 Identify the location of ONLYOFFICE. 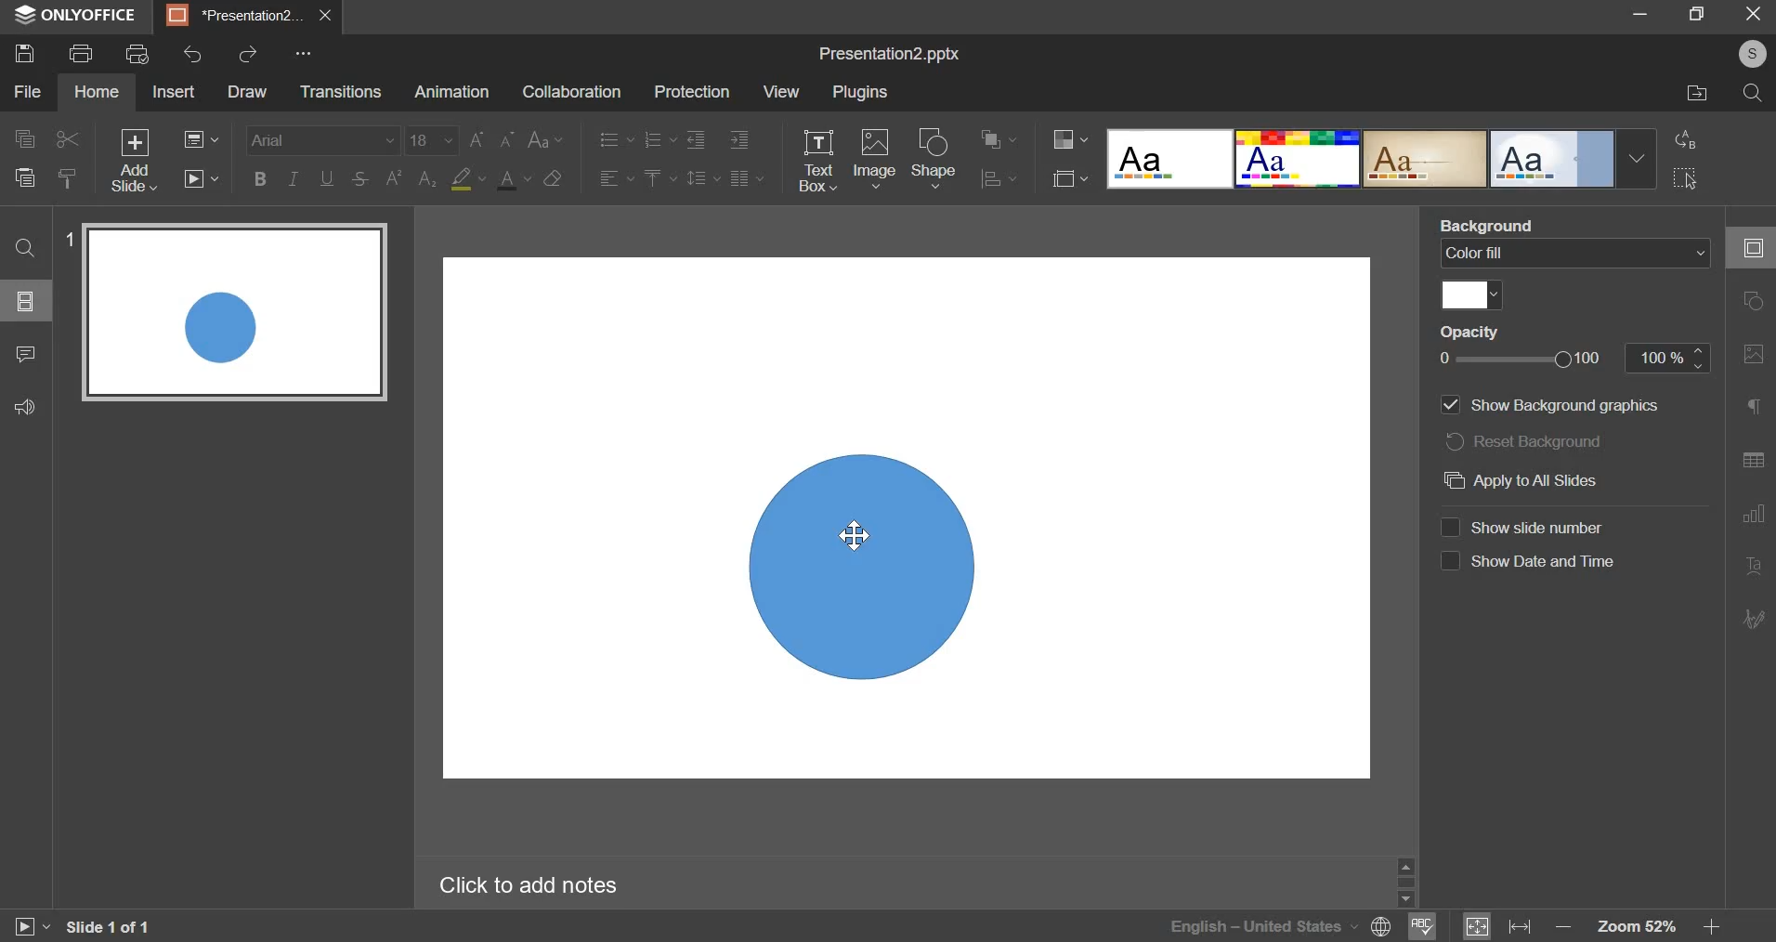
(80, 15).